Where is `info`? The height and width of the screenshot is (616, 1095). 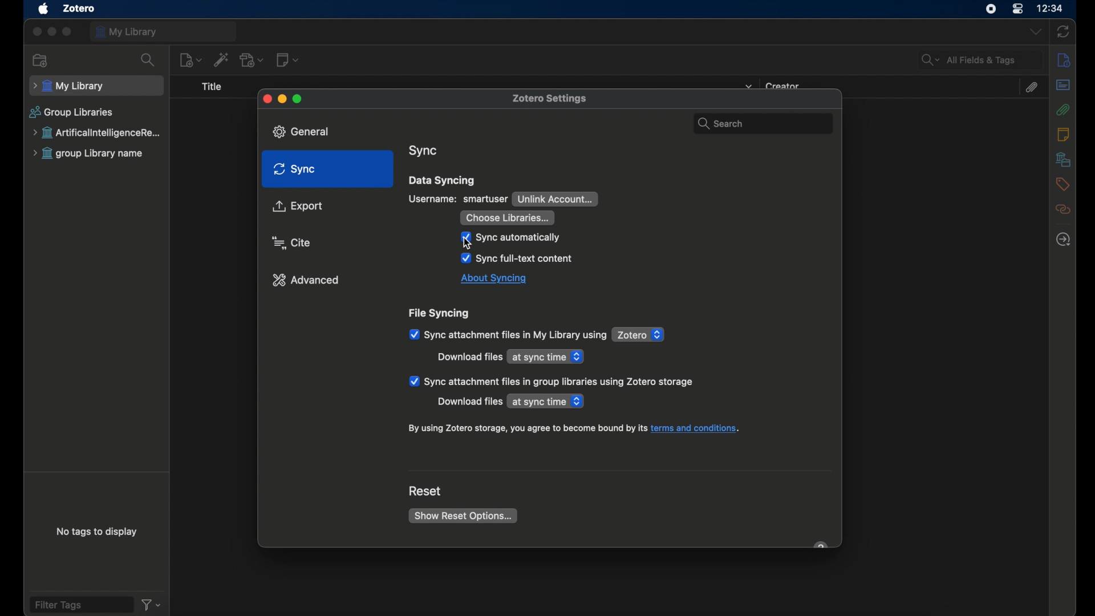 info is located at coordinates (1064, 60).